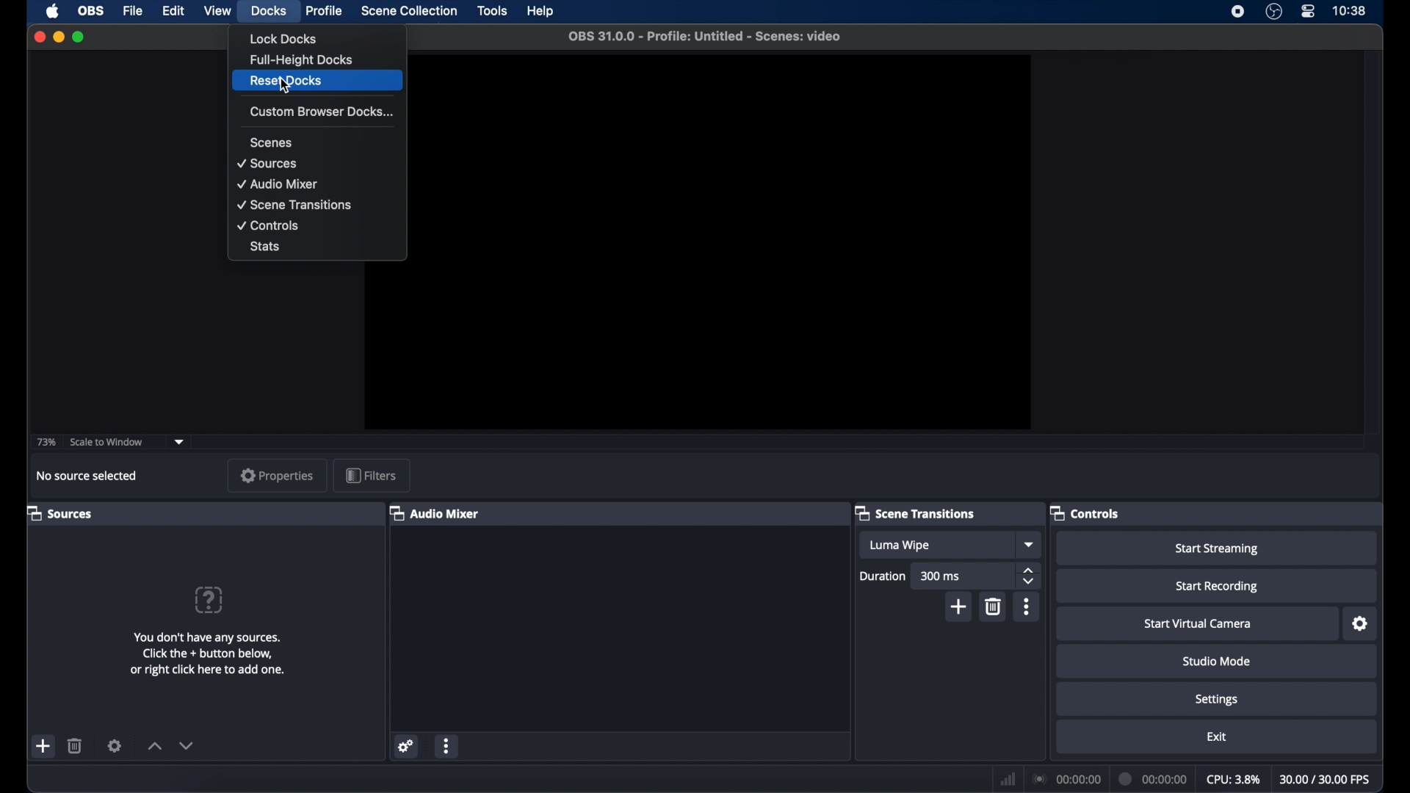 The width and height of the screenshot is (1410, 793). What do you see at coordinates (268, 163) in the screenshot?
I see `sources` at bounding box center [268, 163].